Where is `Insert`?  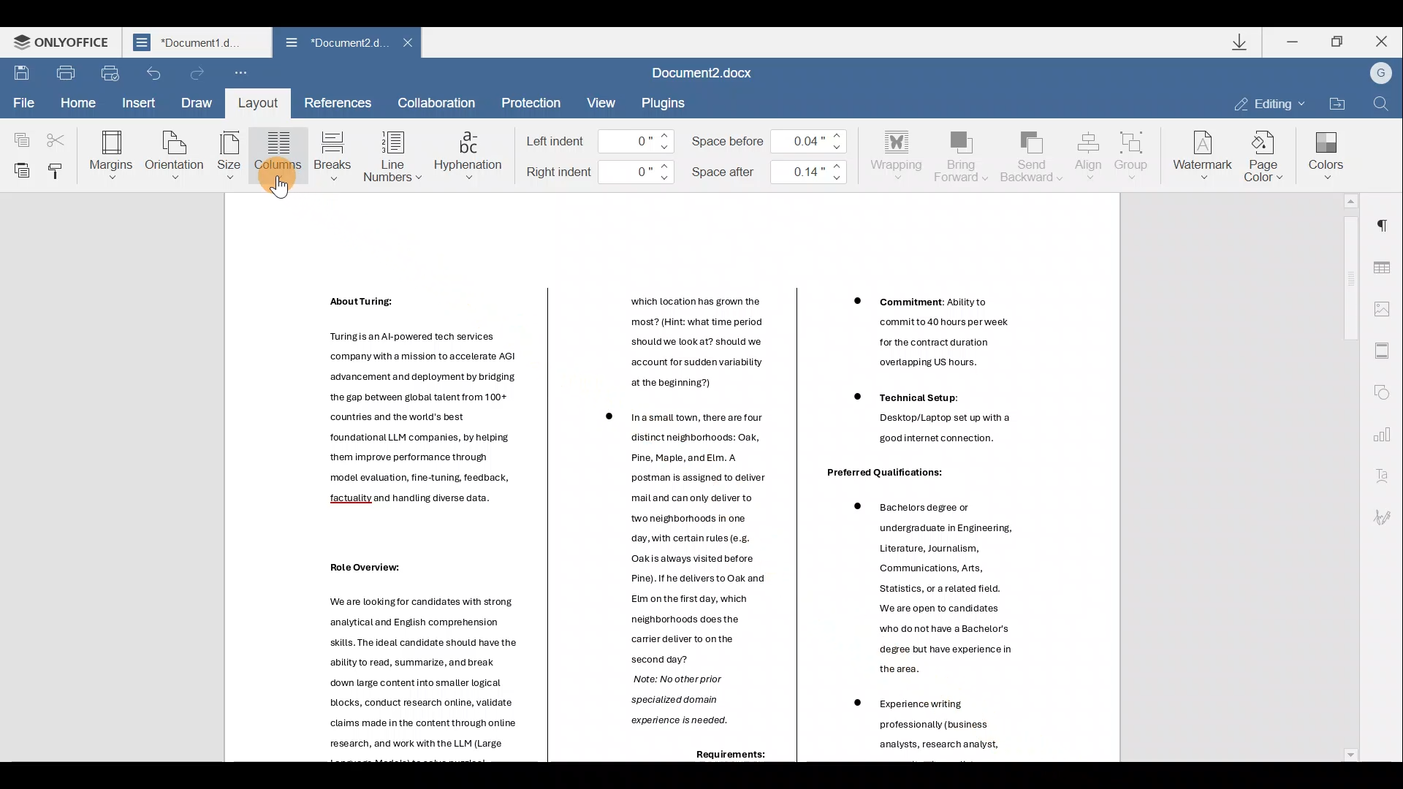
Insert is located at coordinates (136, 103).